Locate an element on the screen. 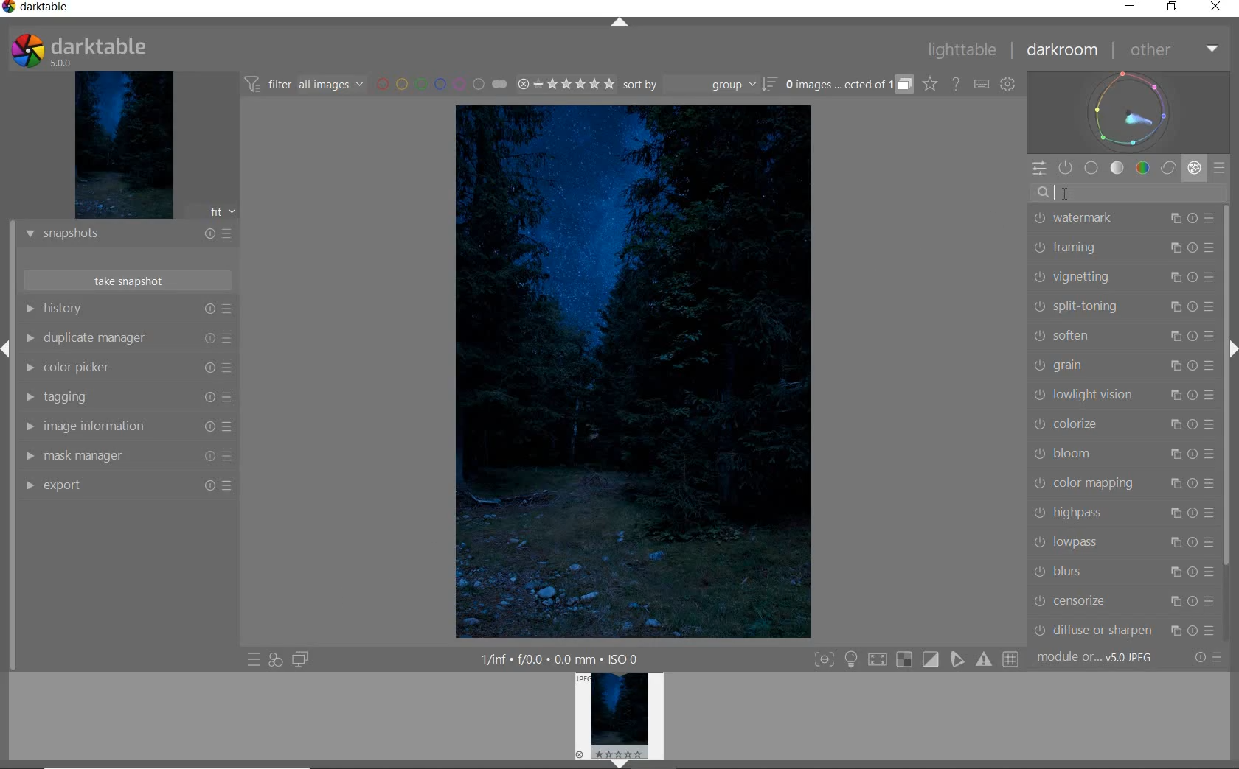  CLICK TO CHANGE THE OVERLAYS SHOWN ON THUMBNAILS is located at coordinates (930, 84).